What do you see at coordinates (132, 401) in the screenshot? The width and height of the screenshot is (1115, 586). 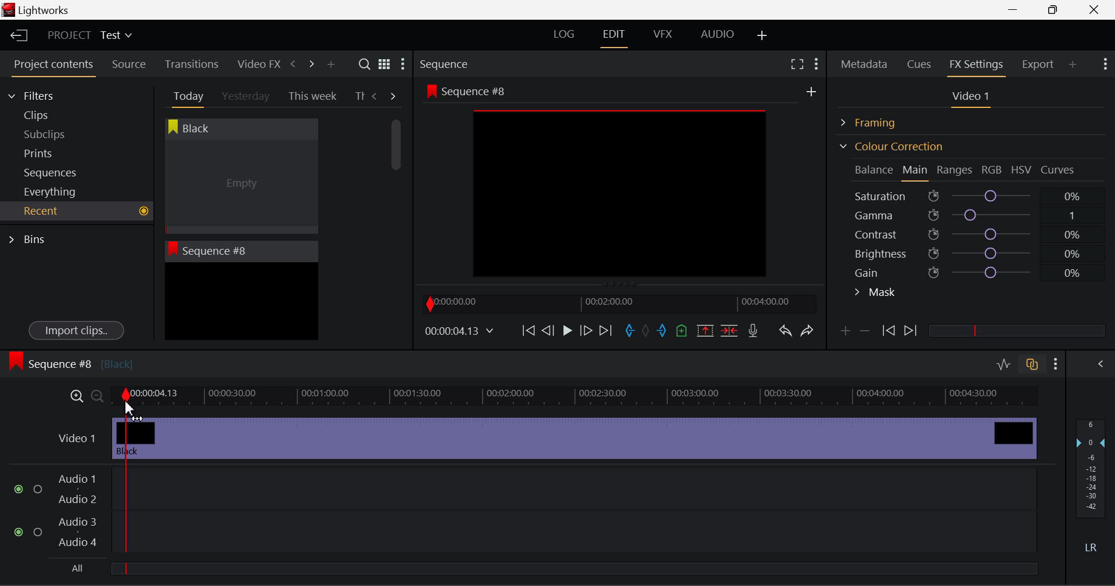 I see `DRAG_TO Cursor Position` at bounding box center [132, 401].